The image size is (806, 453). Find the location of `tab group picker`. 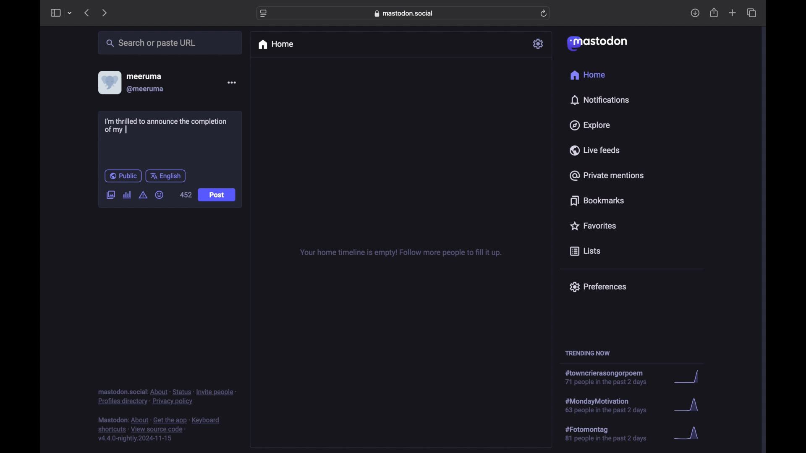

tab group picker is located at coordinates (70, 13).